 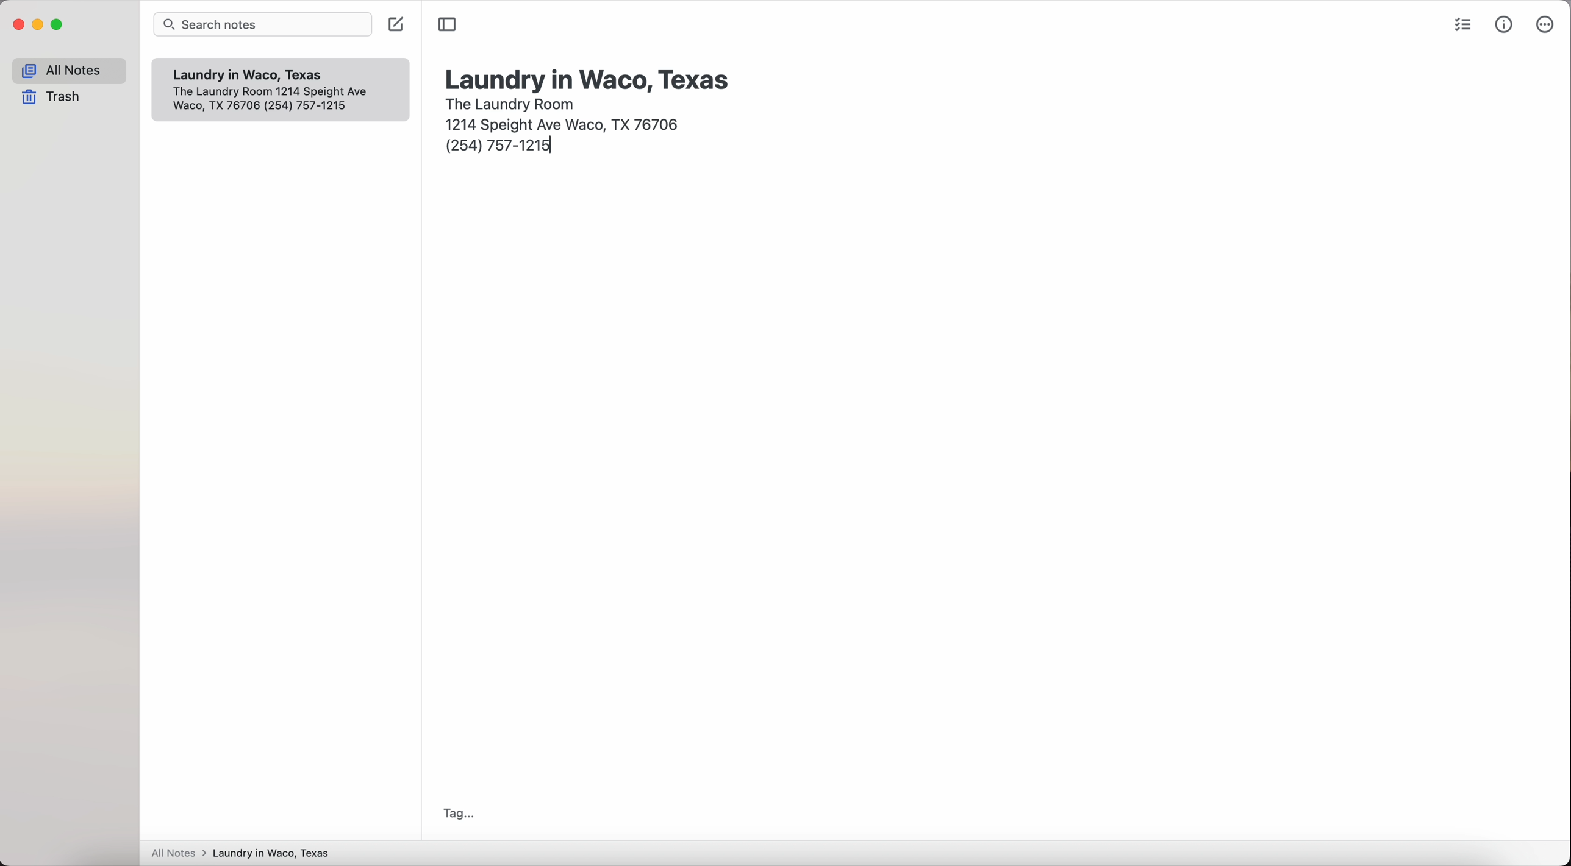 I want to click on All notes > Laundry in Waco, Texas, so click(x=246, y=854).